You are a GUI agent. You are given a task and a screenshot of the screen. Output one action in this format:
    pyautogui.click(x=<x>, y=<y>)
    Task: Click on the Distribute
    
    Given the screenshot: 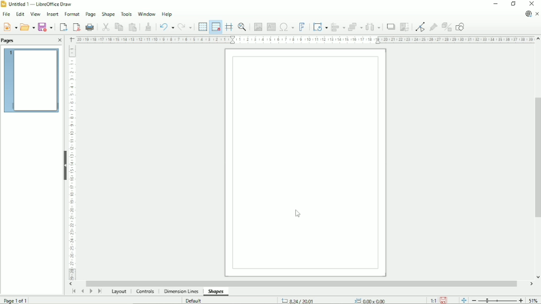 What is the action you would take?
    pyautogui.click(x=373, y=27)
    